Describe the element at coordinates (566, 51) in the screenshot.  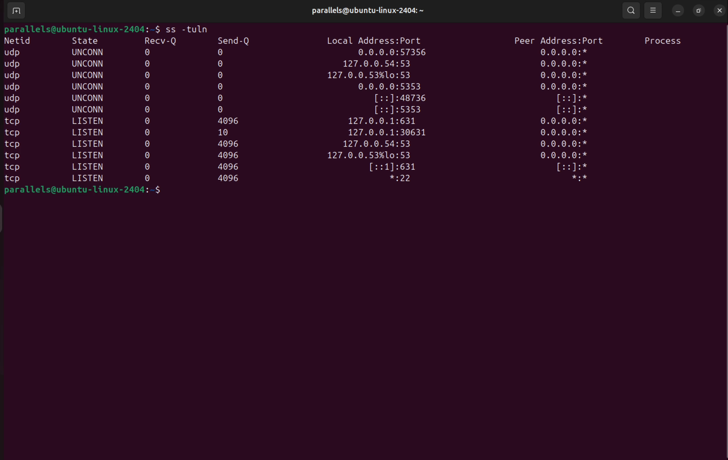
I see `0,0,0,0` at that location.